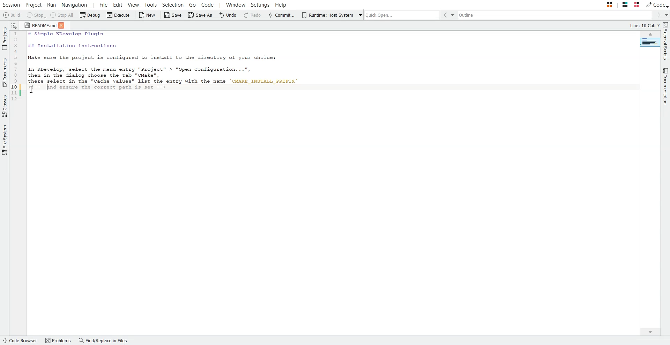 This screenshot has width=670, height=345. Describe the element at coordinates (5, 140) in the screenshot. I see `File System` at that location.